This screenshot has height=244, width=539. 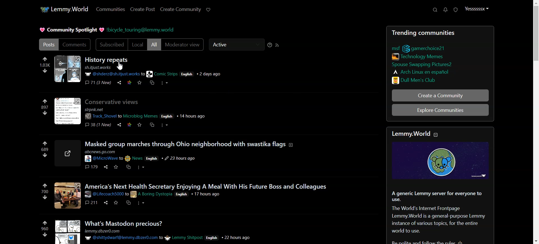 I want to click on to Lemmy Shitpost English, so click(x=188, y=238).